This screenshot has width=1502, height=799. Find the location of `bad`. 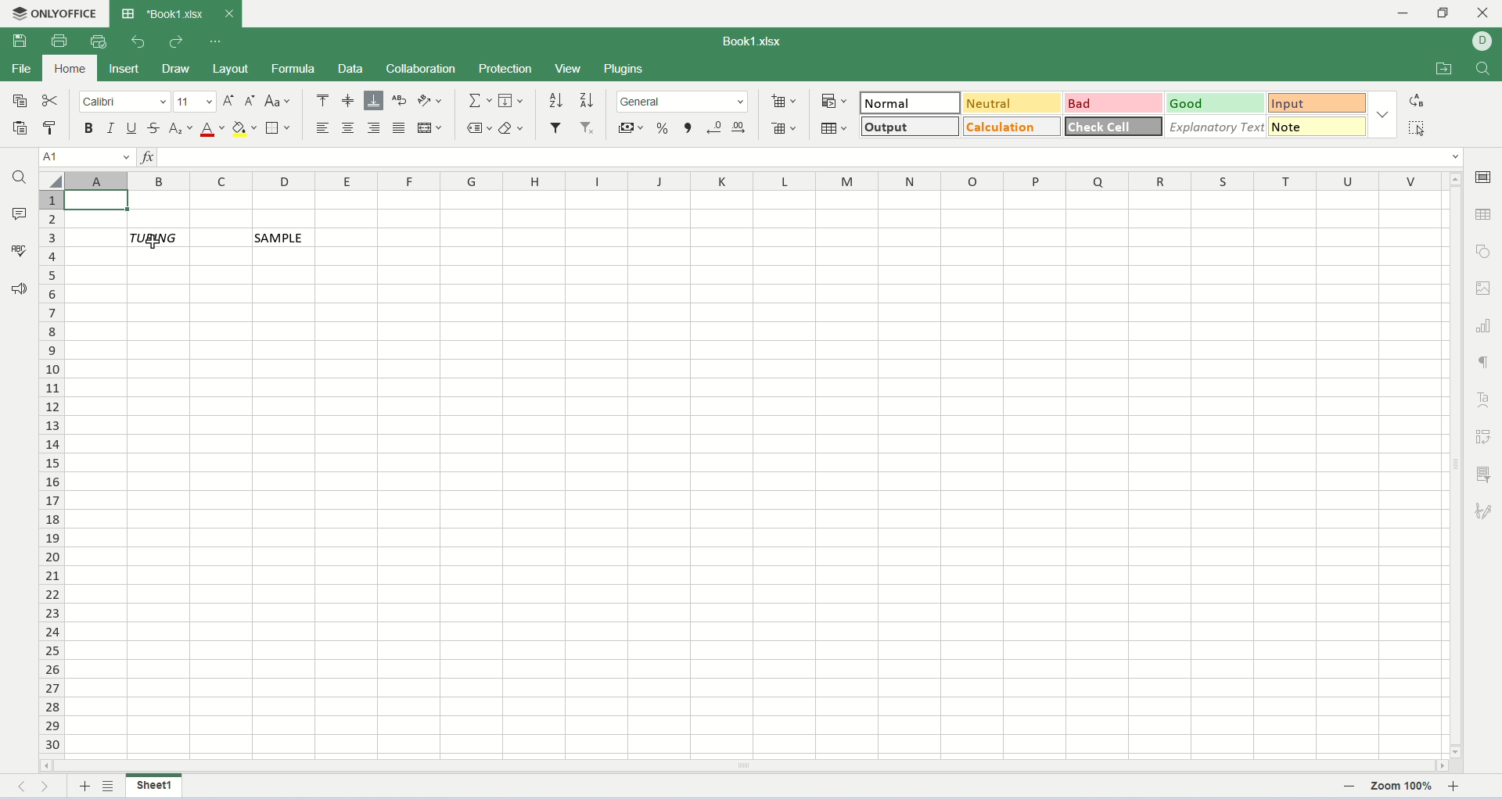

bad is located at coordinates (1114, 104).